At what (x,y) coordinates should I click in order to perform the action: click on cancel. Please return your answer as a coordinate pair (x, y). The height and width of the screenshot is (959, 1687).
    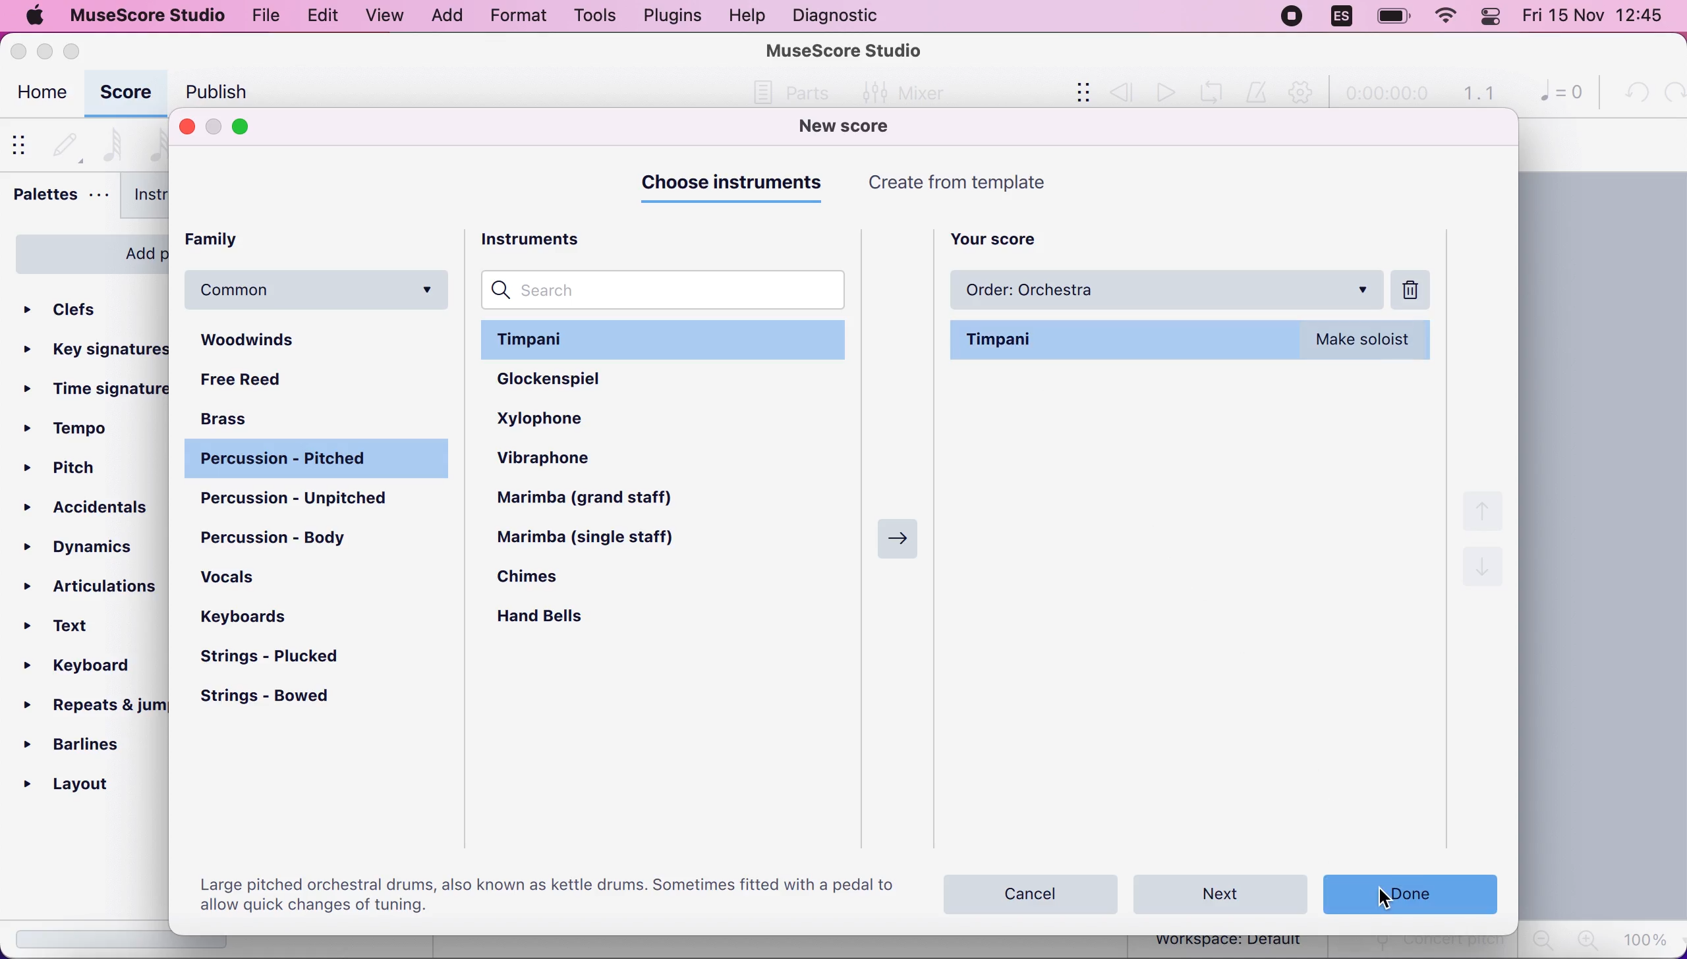
    Looking at the image, I should click on (1032, 890).